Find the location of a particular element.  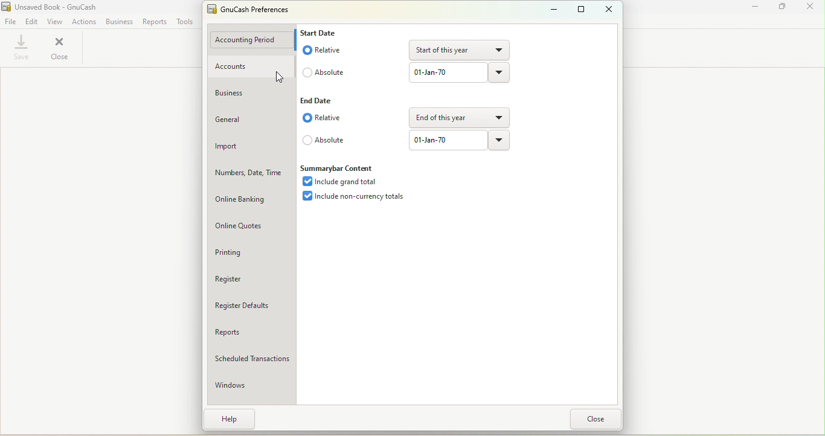

Drop down is located at coordinates (498, 72).